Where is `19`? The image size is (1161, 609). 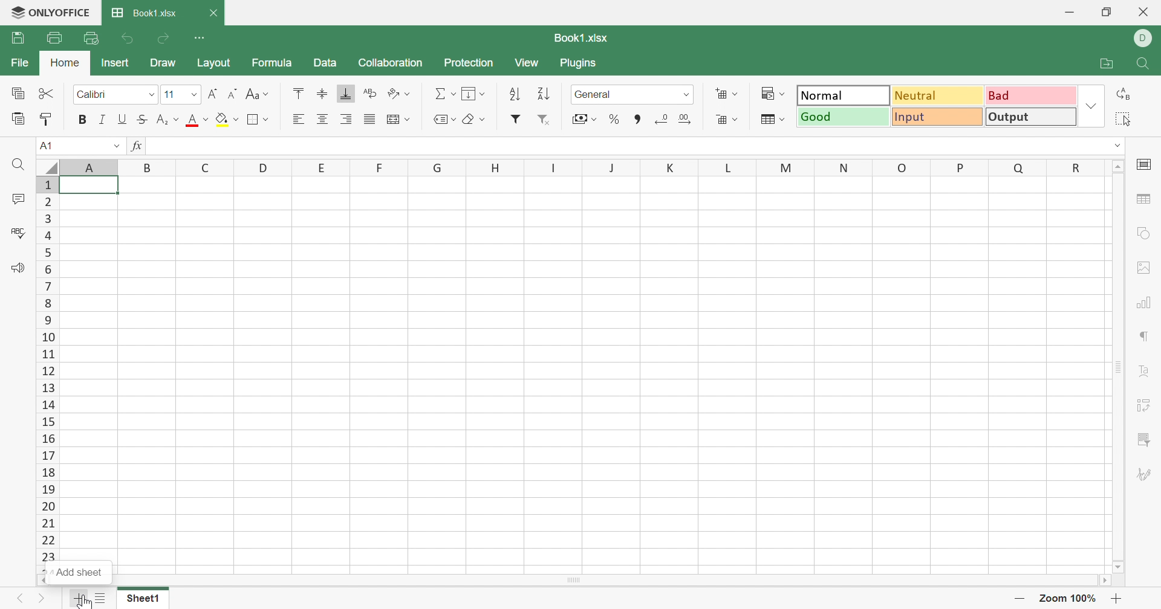
19 is located at coordinates (47, 490).